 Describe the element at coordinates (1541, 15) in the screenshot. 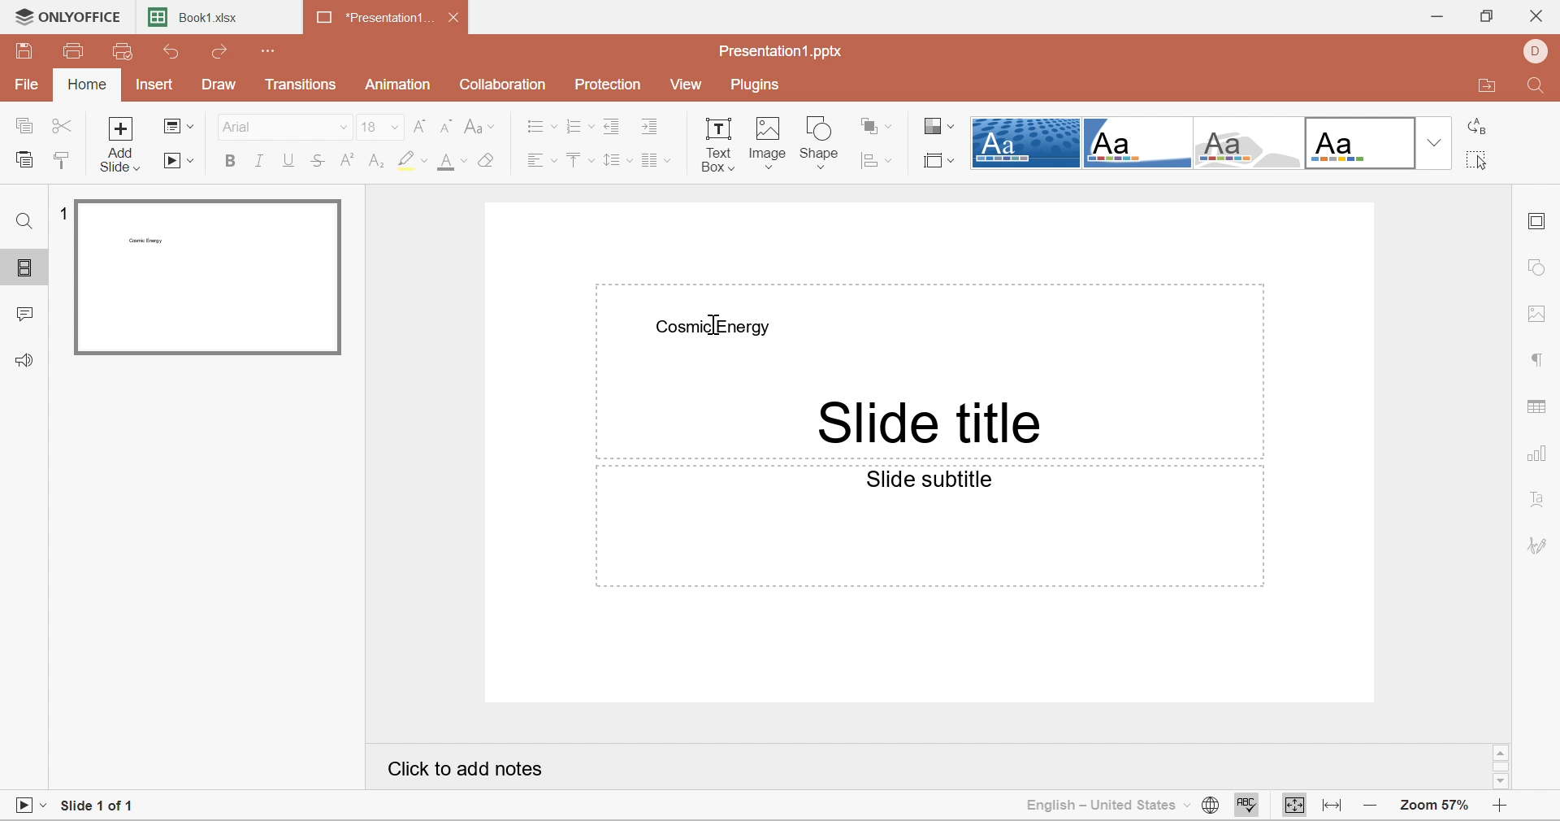

I see `Close` at that location.